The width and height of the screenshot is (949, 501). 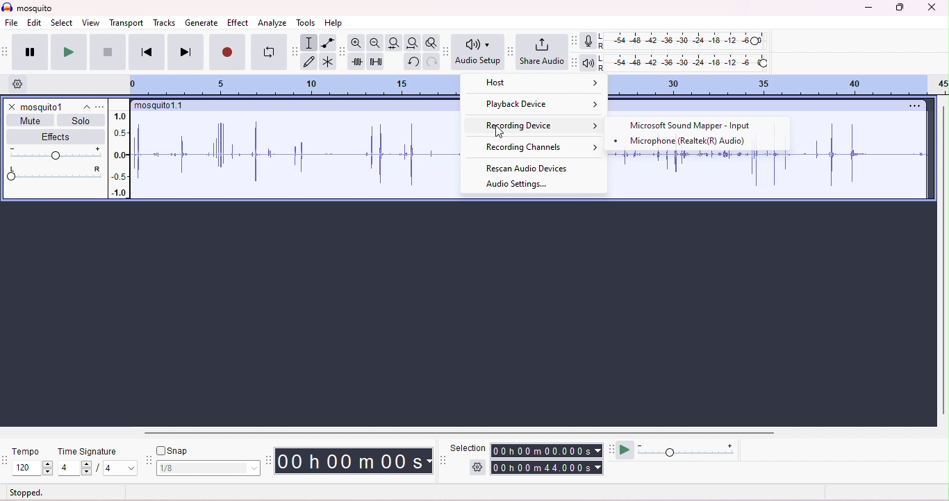 What do you see at coordinates (6, 51) in the screenshot?
I see `toolbar` at bounding box center [6, 51].